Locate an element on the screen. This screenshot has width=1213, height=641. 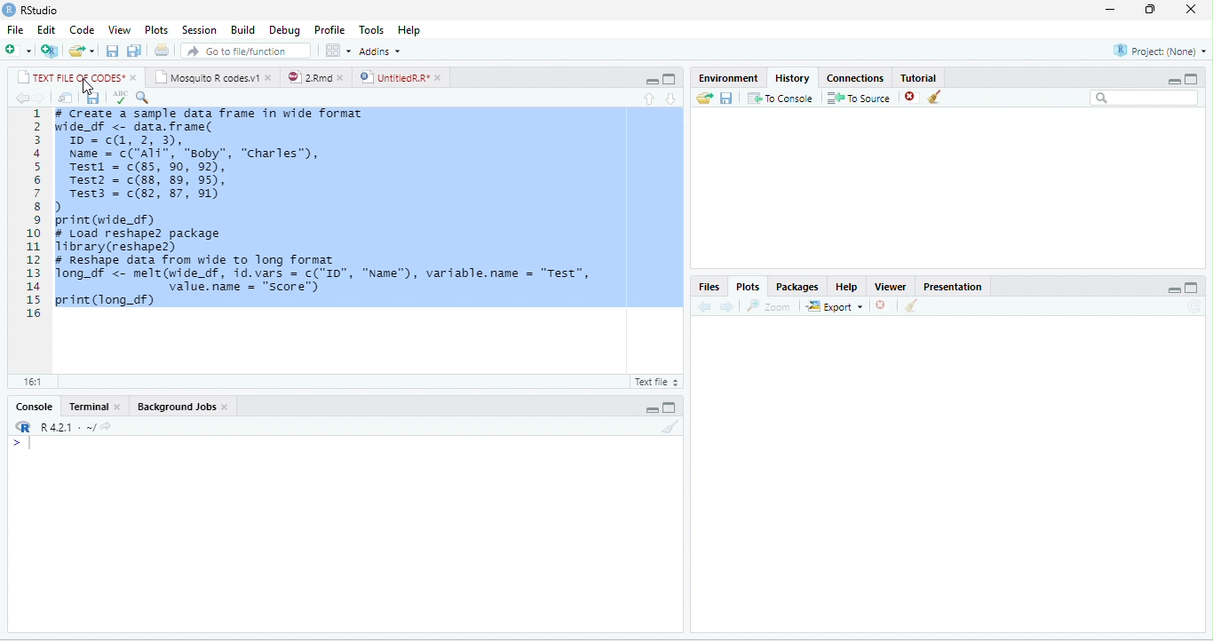
Terminal is located at coordinates (87, 406).